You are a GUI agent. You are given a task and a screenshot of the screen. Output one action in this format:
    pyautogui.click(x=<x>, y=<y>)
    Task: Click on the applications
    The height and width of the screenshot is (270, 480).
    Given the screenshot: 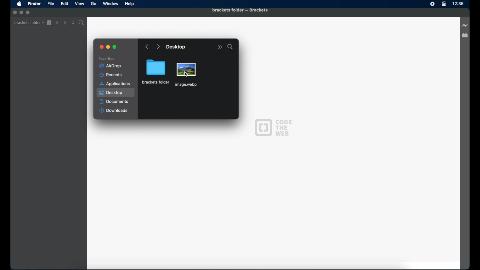 What is the action you would take?
    pyautogui.click(x=115, y=84)
    